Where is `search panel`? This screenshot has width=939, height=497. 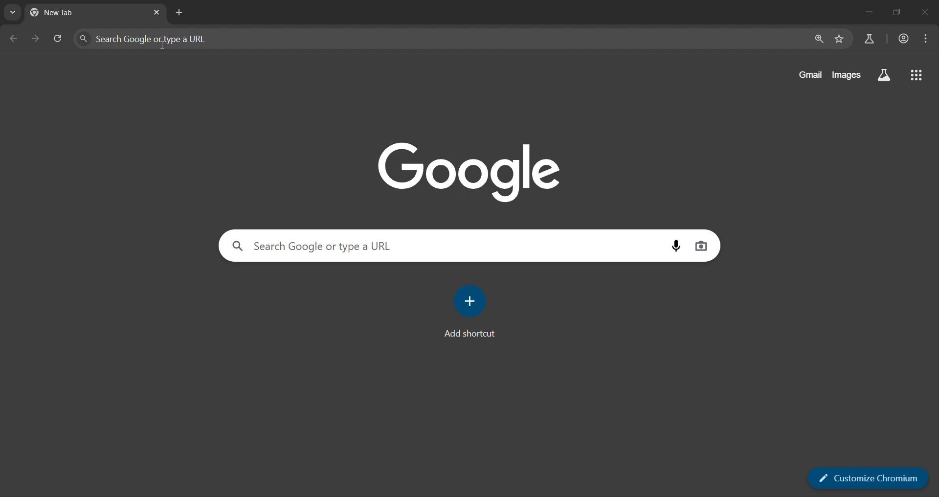 search panel is located at coordinates (868, 40).